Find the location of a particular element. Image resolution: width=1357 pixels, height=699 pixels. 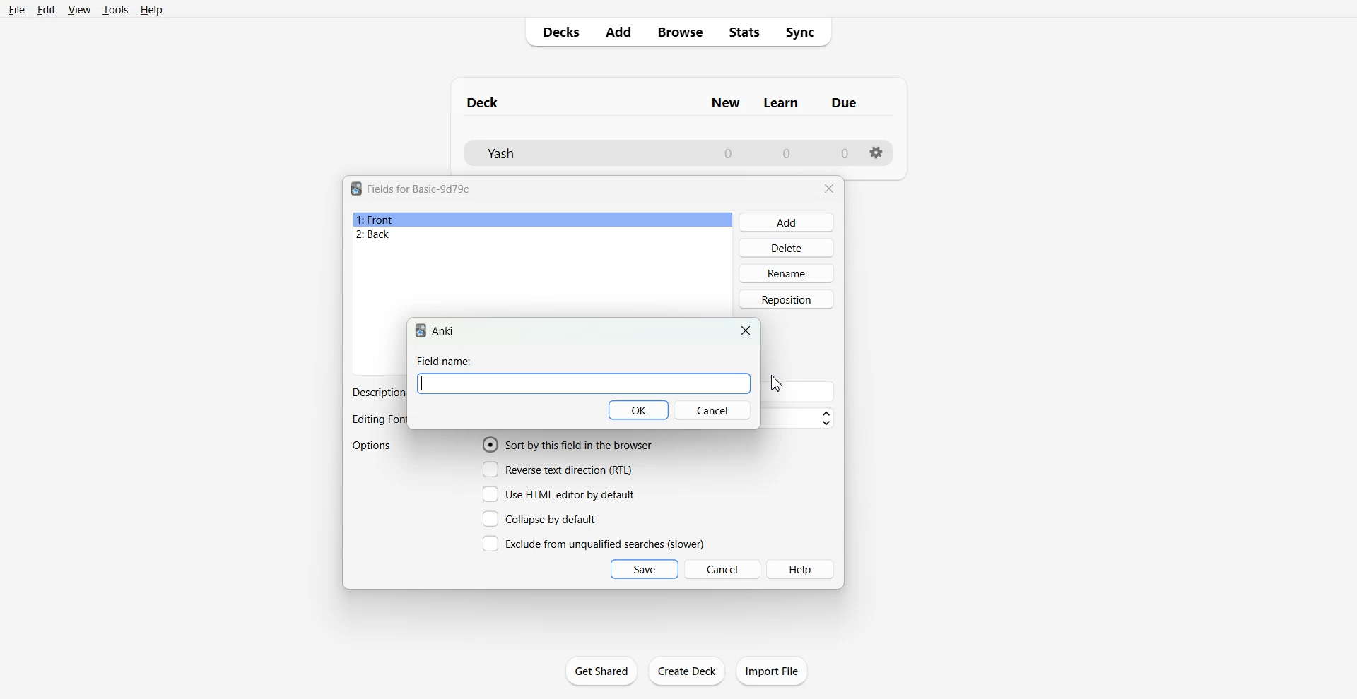

Help is located at coordinates (152, 10).